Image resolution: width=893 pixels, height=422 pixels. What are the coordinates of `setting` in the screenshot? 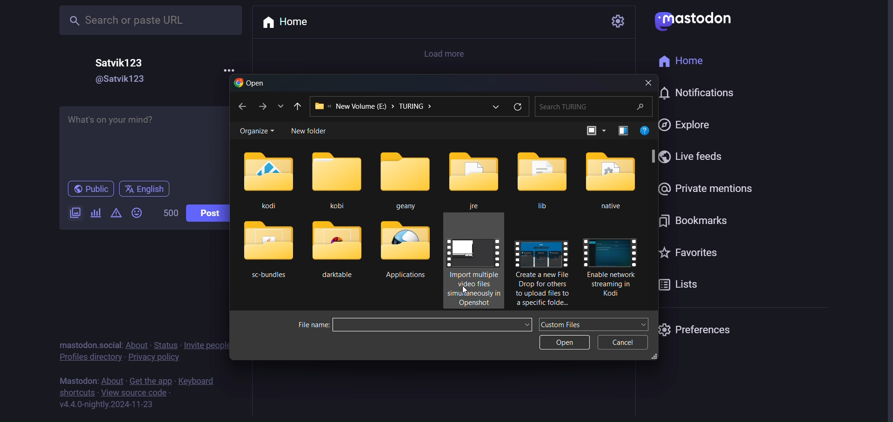 It's located at (616, 21).